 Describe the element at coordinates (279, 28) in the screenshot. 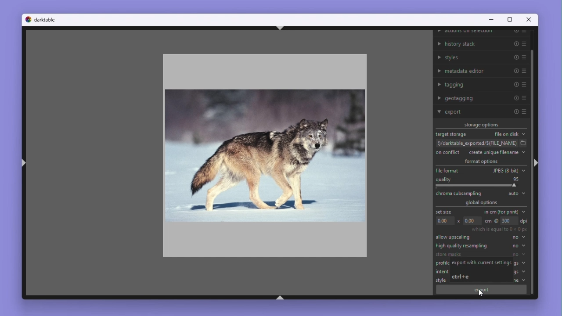

I see `ctrl+shift+t` at that location.